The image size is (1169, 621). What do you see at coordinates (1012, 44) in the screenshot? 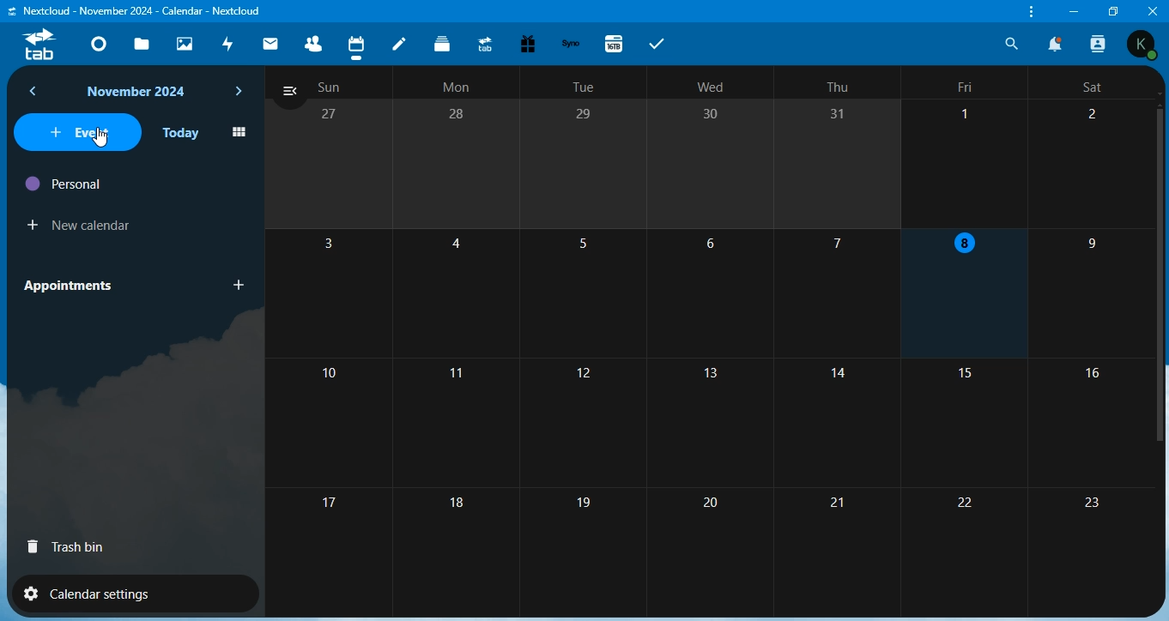
I see `search` at bounding box center [1012, 44].